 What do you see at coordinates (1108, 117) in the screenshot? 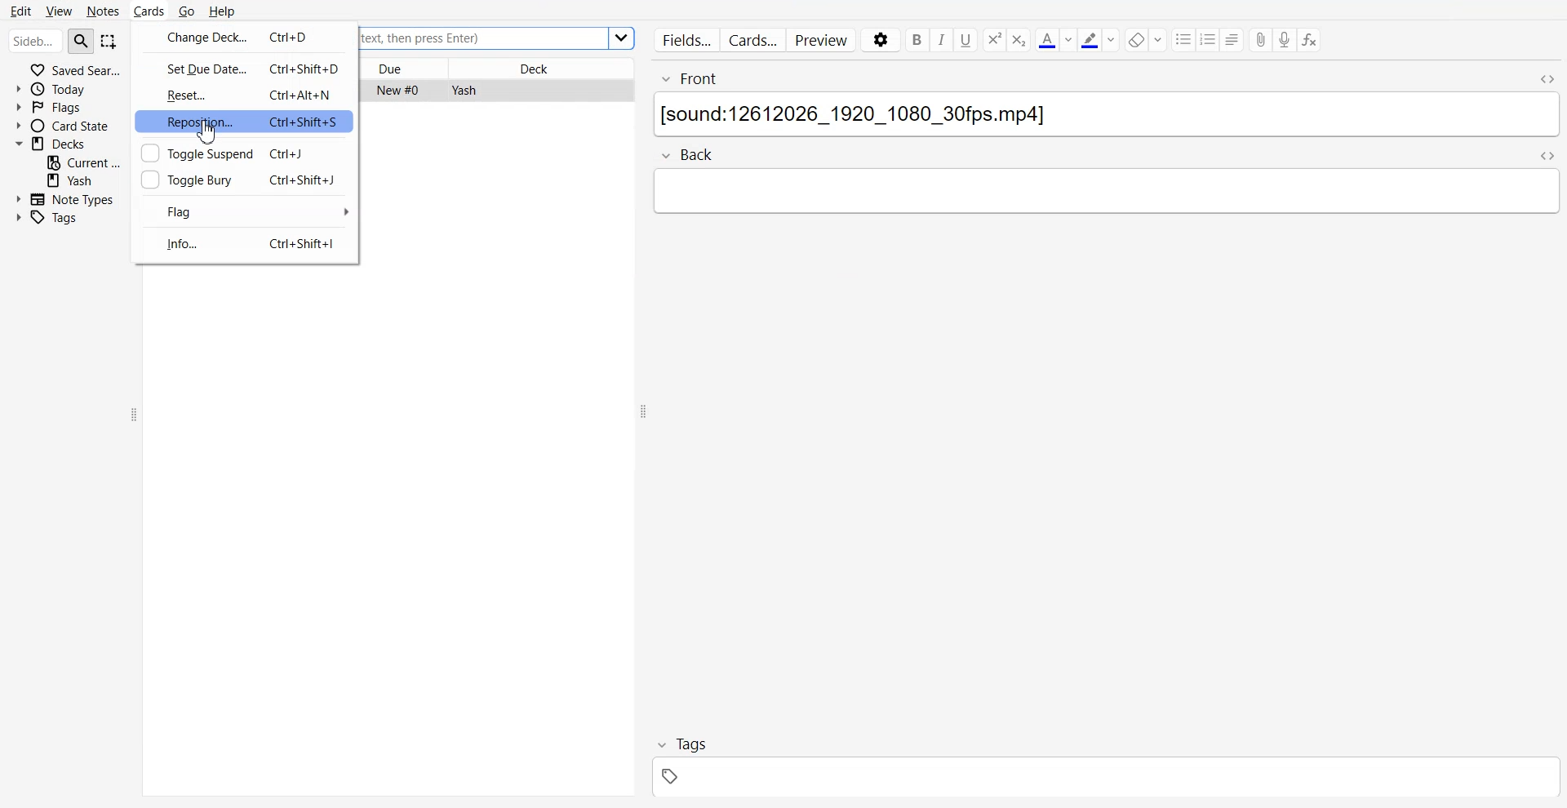
I see `Text` at bounding box center [1108, 117].